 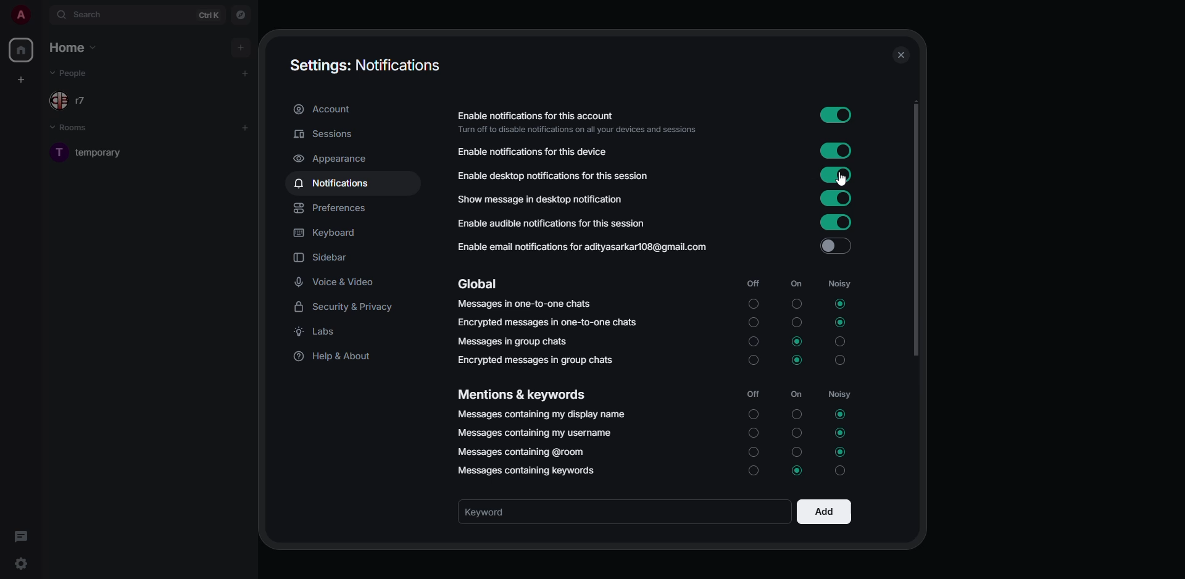 What do you see at coordinates (326, 110) in the screenshot?
I see `account` at bounding box center [326, 110].